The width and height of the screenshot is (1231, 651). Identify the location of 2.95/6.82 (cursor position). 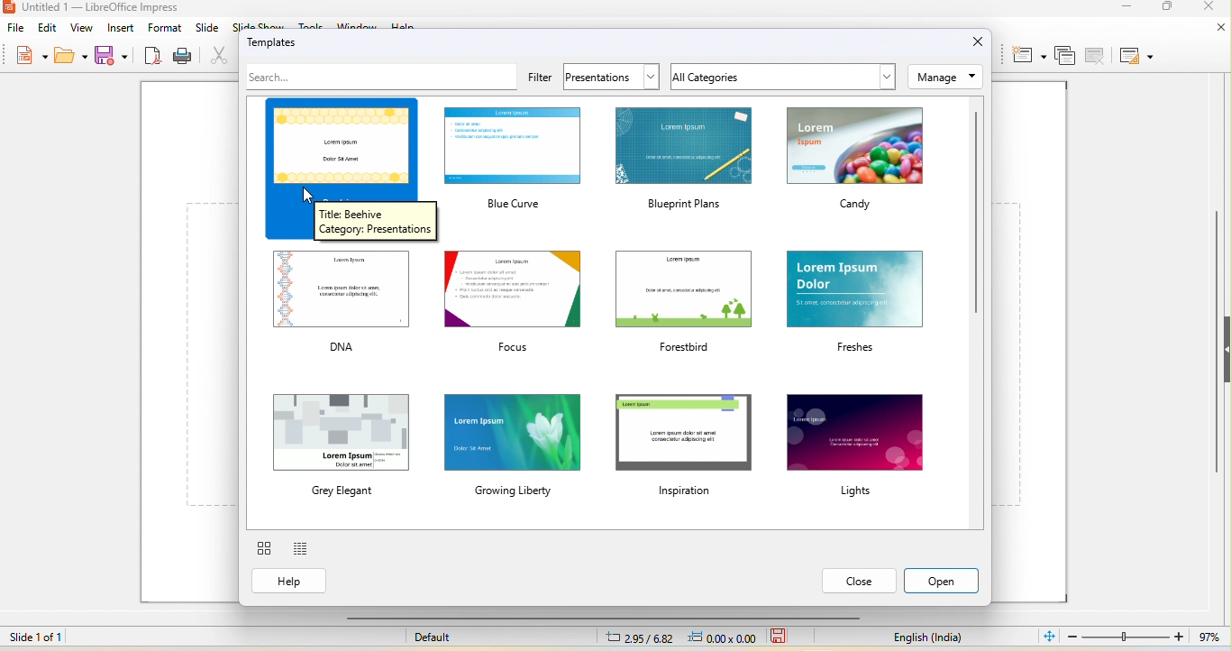
(639, 638).